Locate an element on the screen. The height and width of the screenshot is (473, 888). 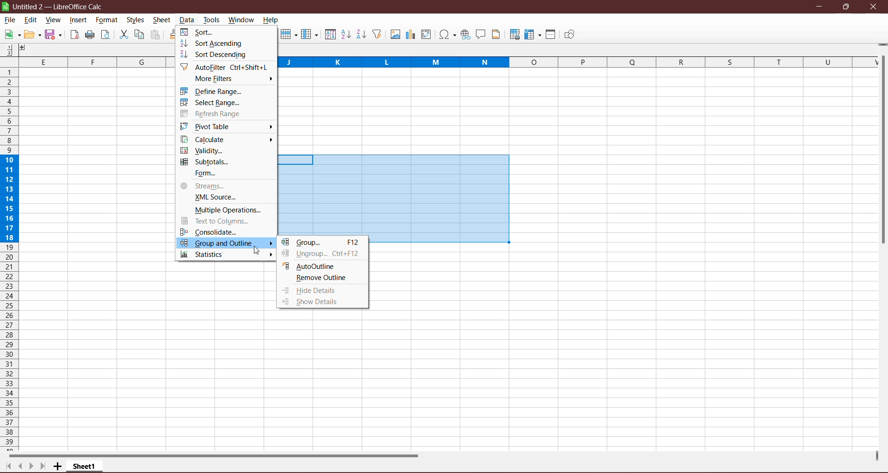
Validity is located at coordinates (203, 150).